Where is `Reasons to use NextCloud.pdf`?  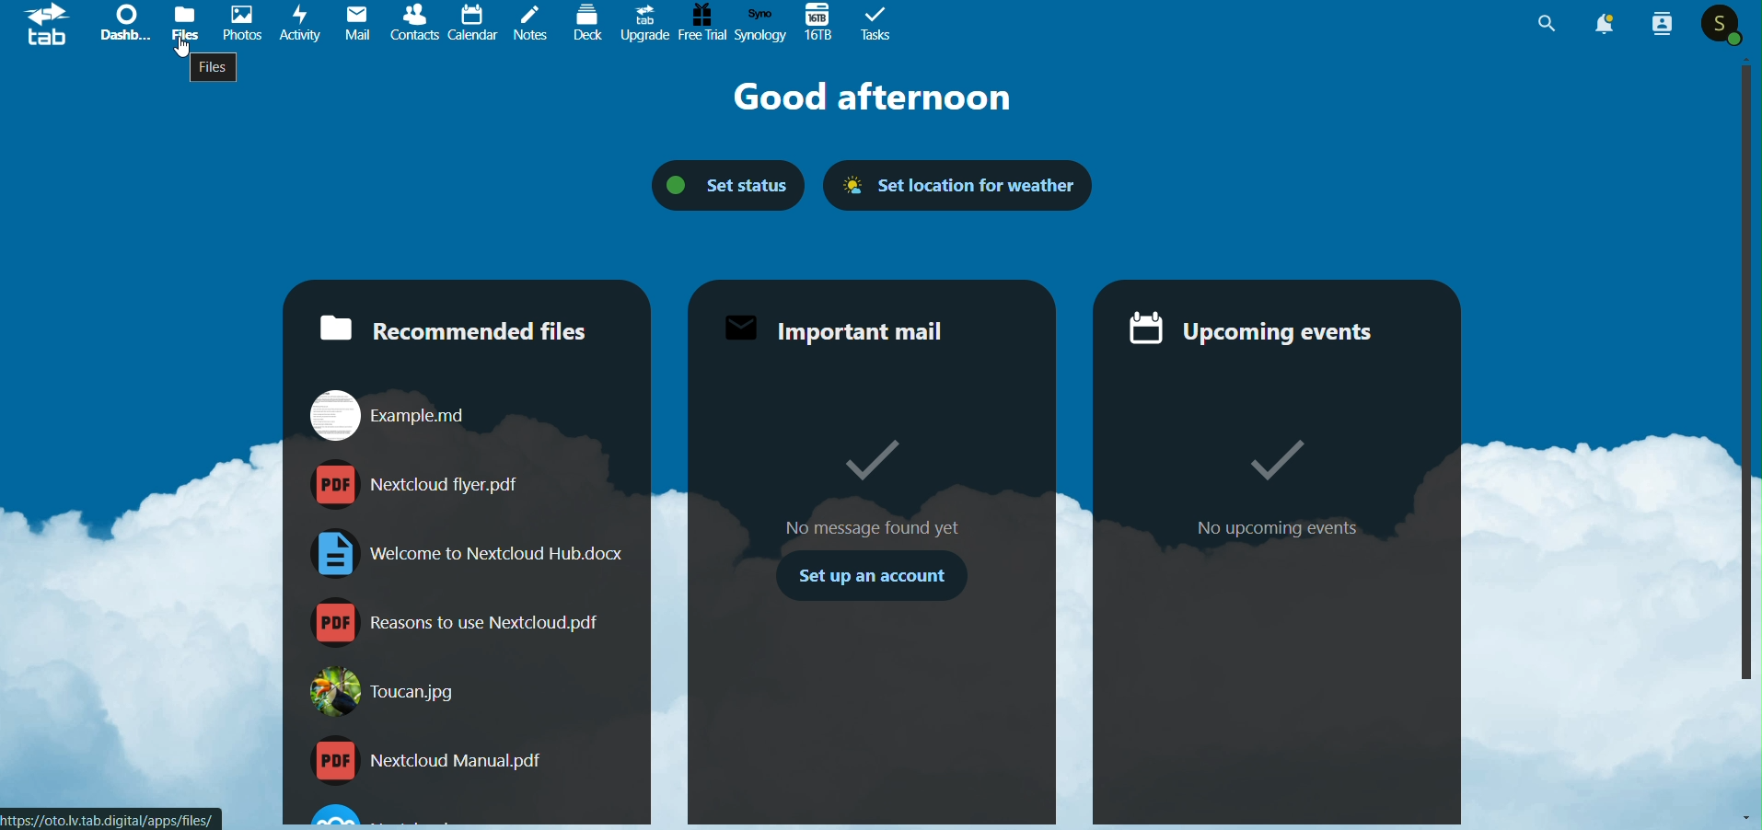 Reasons to use NextCloud.pdf is located at coordinates (460, 619).